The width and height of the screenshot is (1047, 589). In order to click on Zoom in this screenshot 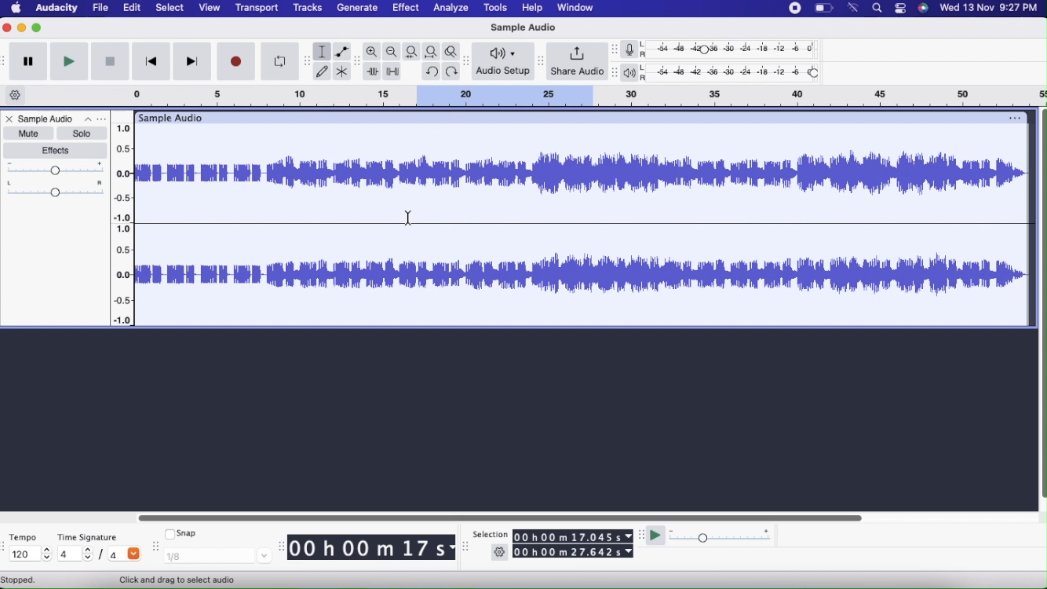, I will do `click(373, 52)`.